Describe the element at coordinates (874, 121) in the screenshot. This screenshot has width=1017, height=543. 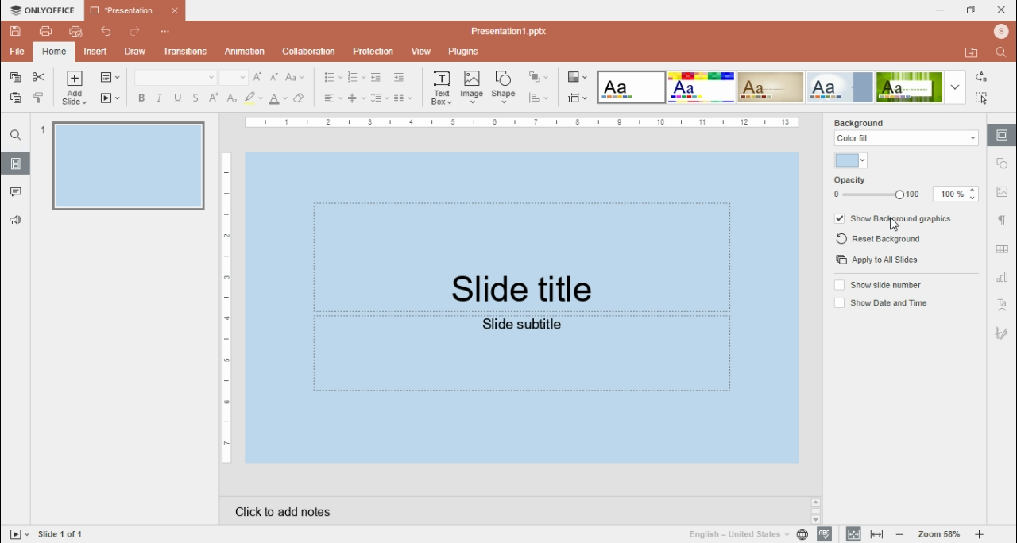
I see `Background` at that location.